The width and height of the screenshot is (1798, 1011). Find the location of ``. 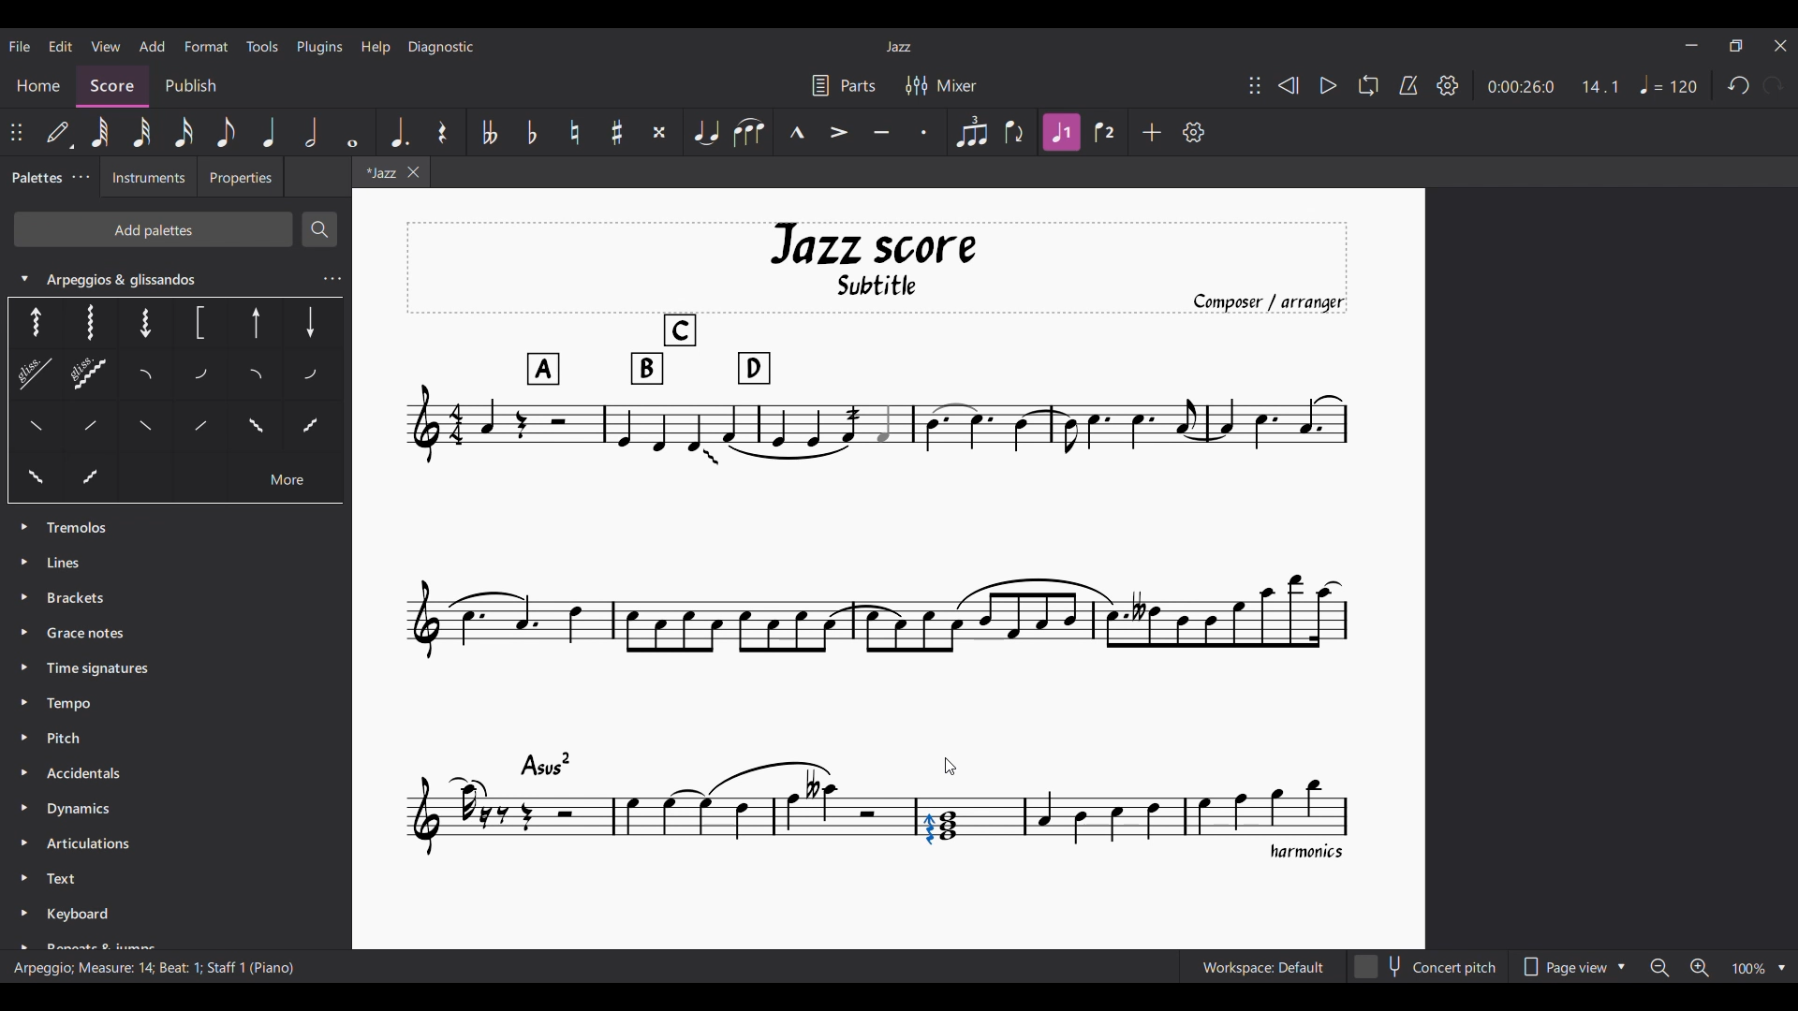

 is located at coordinates (198, 424).